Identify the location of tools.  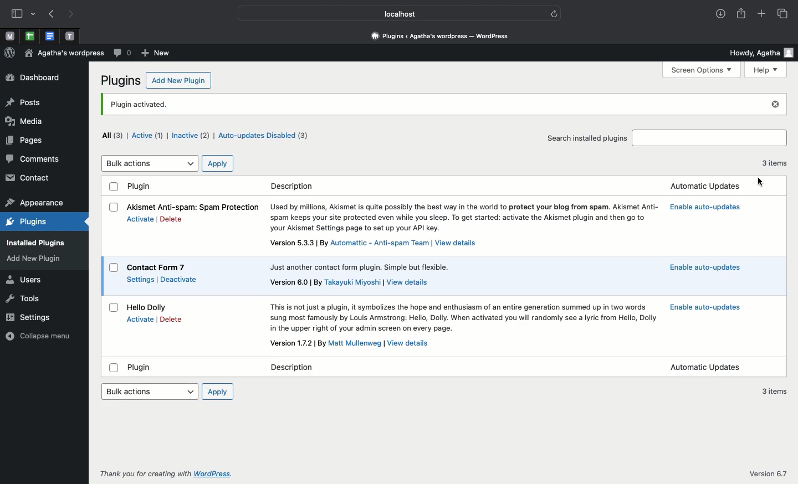
(25, 299).